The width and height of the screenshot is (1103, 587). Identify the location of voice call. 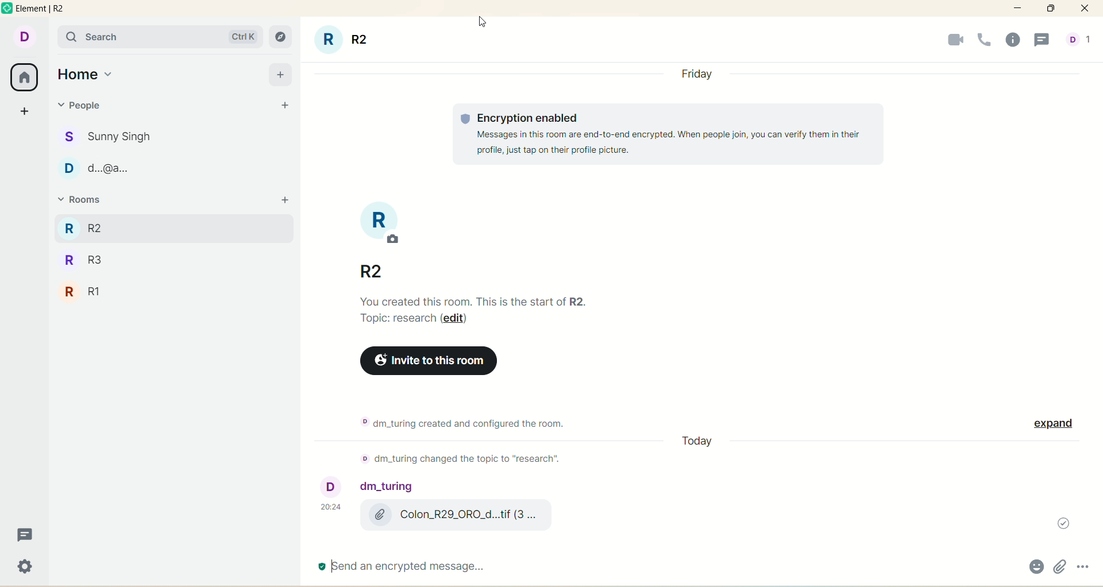
(988, 40).